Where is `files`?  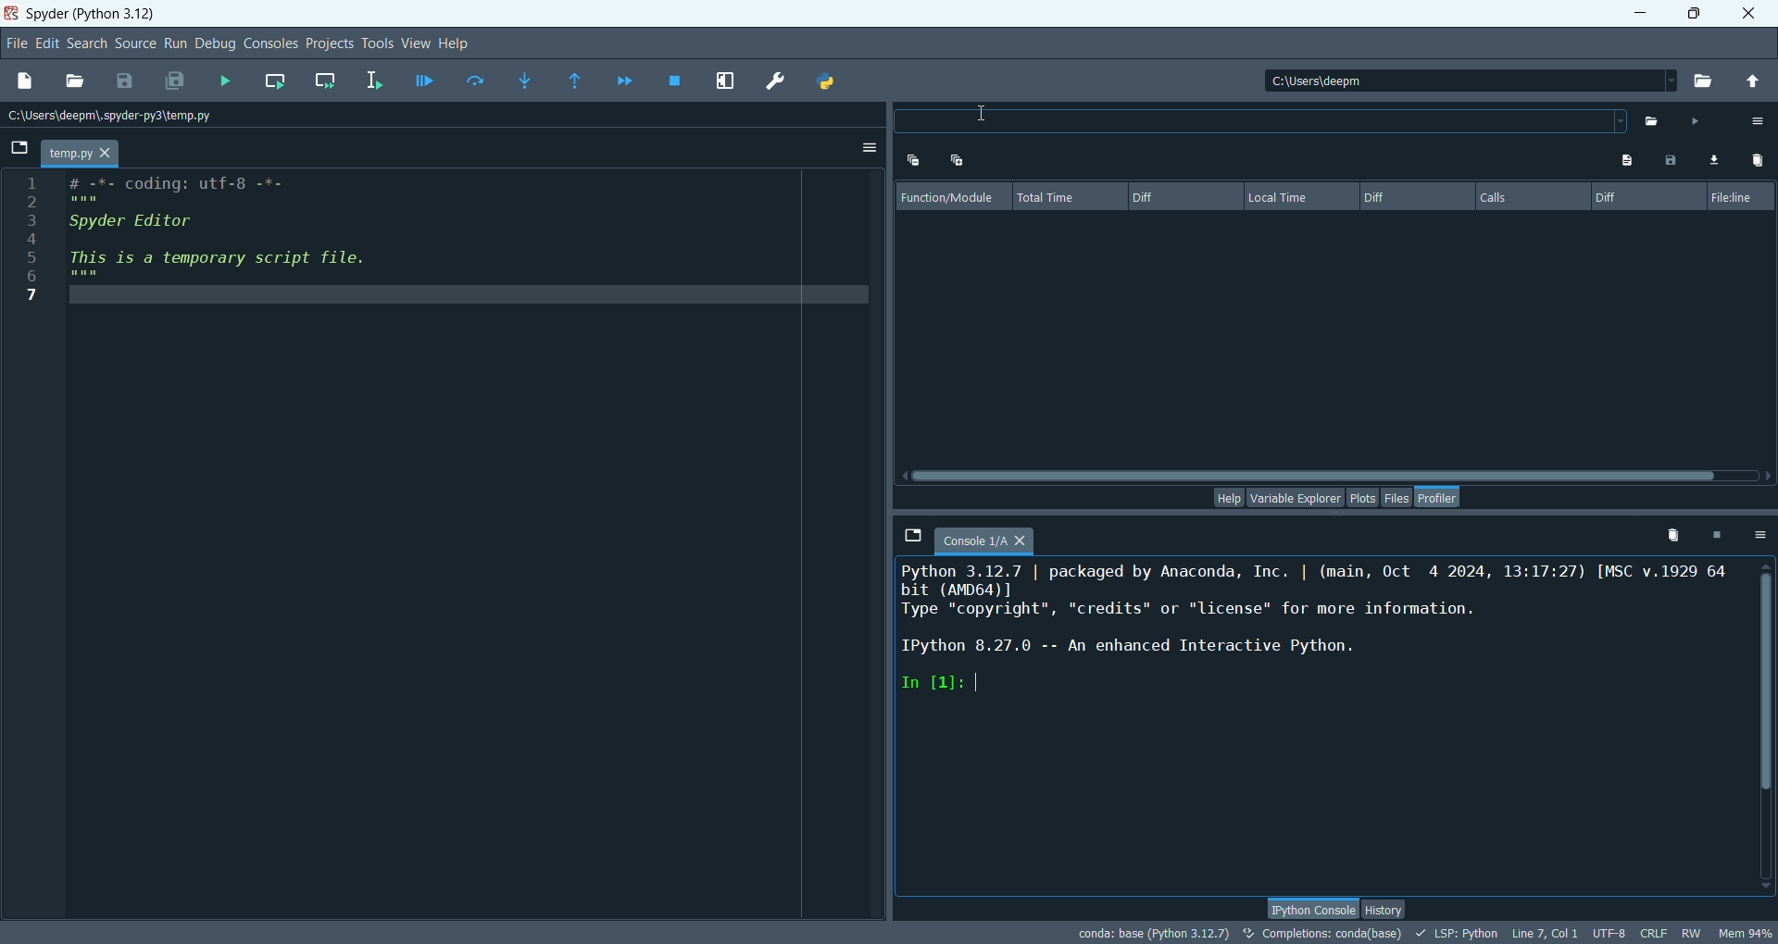
files is located at coordinates (1396, 498).